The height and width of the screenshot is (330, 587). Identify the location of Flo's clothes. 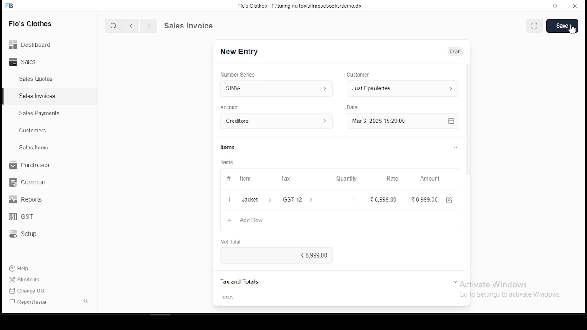
(38, 24).